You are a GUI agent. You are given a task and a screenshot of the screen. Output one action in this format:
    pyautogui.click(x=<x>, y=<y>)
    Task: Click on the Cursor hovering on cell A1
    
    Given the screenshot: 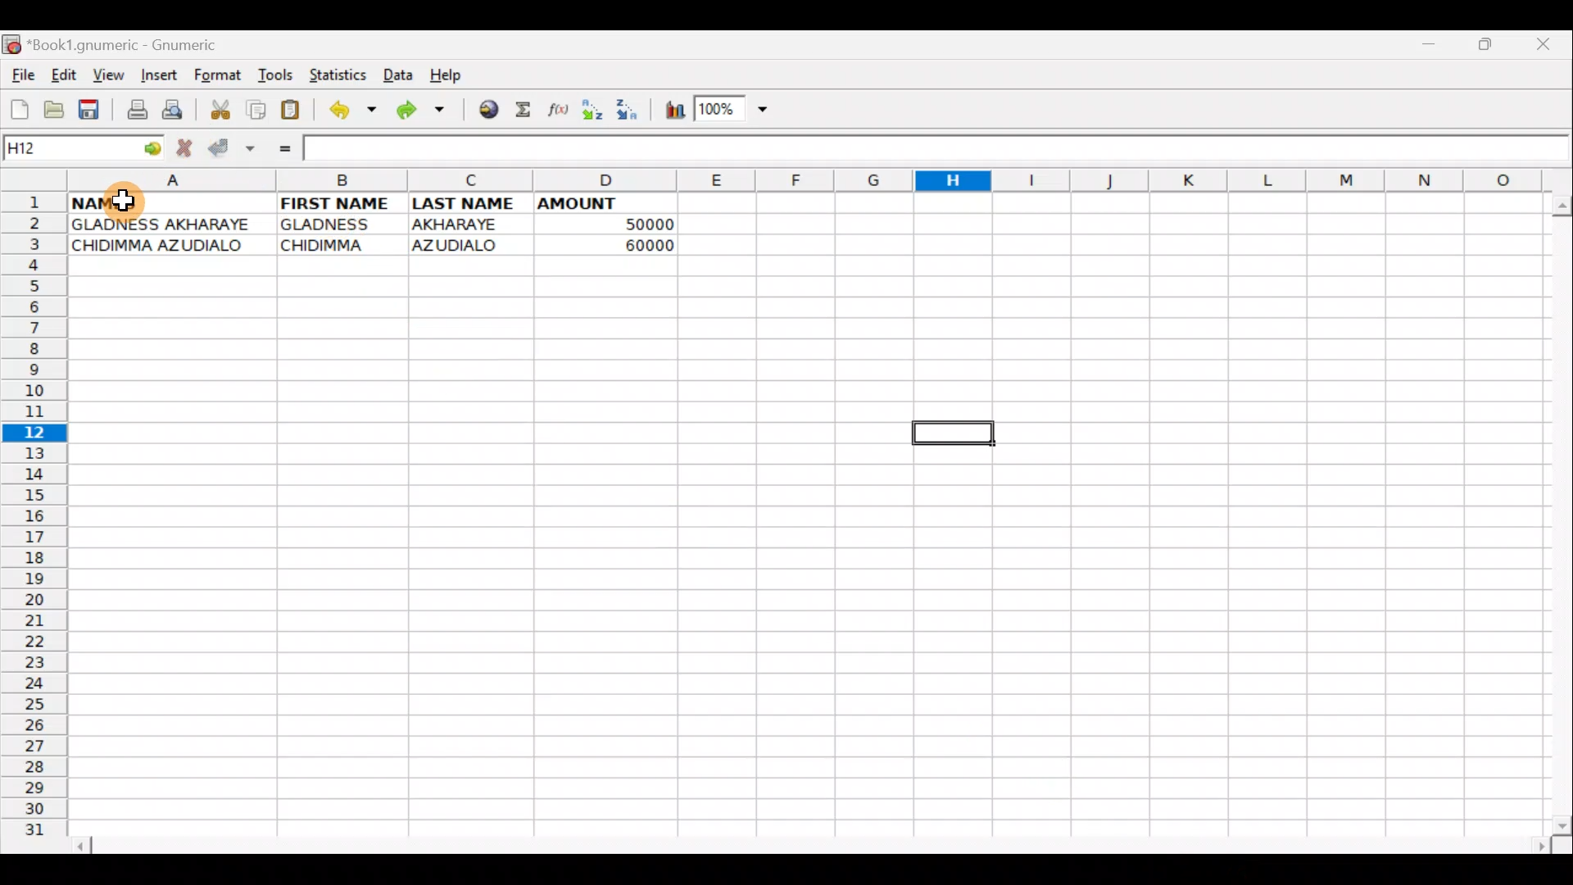 What is the action you would take?
    pyautogui.click(x=131, y=202)
    